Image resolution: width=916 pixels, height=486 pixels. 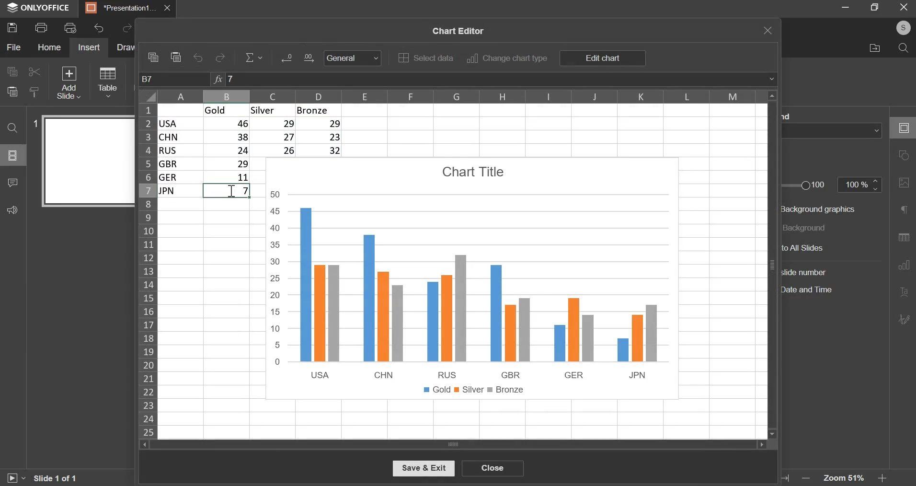 I want to click on background, so click(x=810, y=227).